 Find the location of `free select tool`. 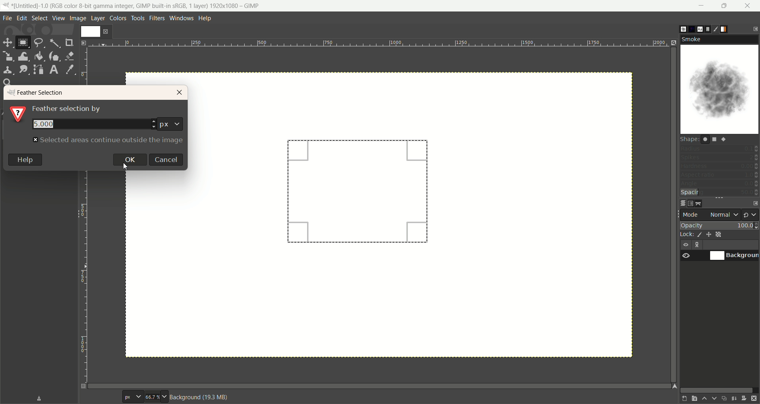

free select tool is located at coordinates (40, 43).